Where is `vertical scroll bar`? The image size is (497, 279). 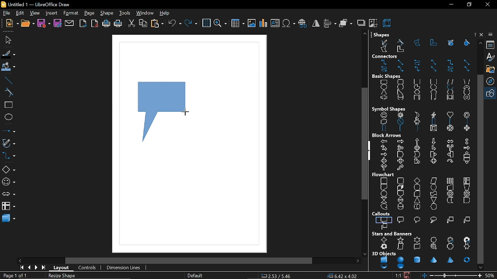
vertical scroll bar is located at coordinates (365, 144).